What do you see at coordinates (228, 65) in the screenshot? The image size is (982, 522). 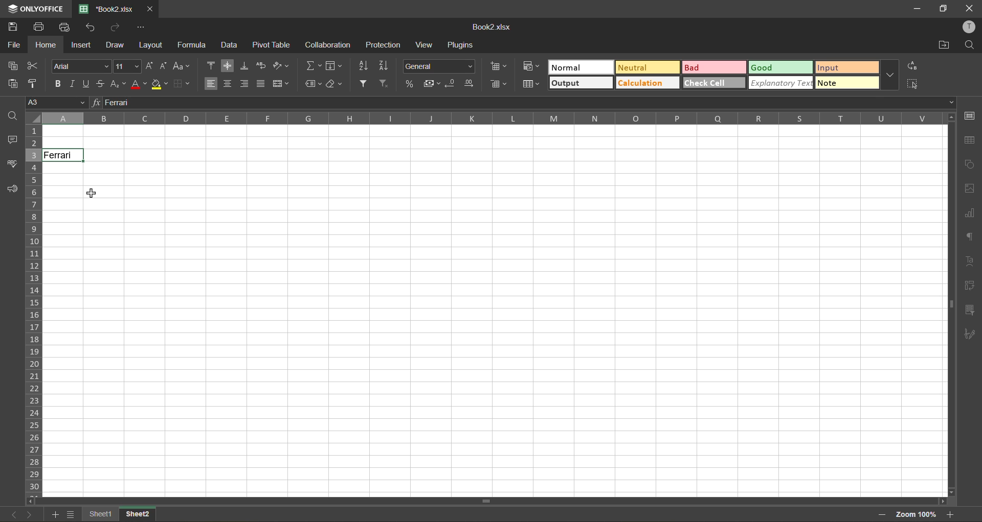 I see `align middle` at bounding box center [228, 65].